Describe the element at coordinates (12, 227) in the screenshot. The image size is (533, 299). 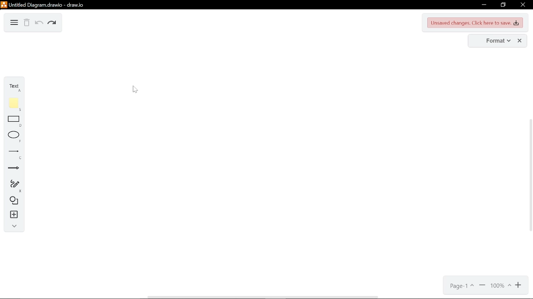
I see `collapse` at that location.